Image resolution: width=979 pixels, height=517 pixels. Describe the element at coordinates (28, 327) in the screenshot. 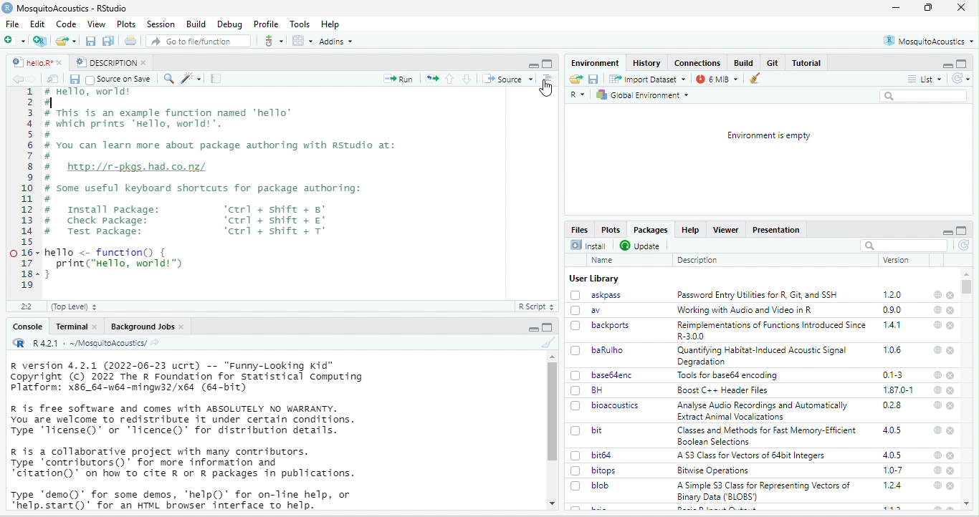

I see `Console` at that location.